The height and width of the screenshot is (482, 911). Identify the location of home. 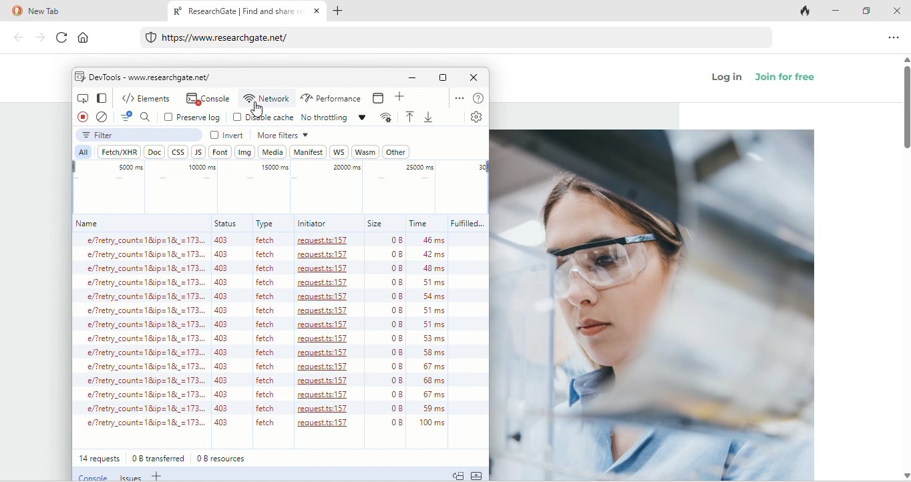
(89, 39).